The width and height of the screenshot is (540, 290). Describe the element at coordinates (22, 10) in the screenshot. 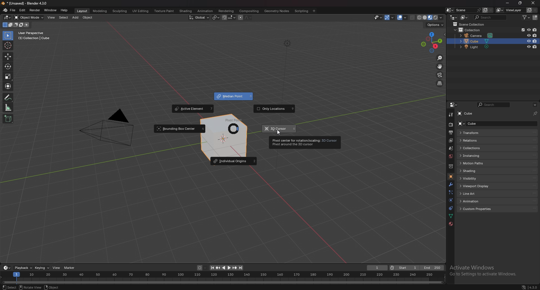

I see `edit` at that location.